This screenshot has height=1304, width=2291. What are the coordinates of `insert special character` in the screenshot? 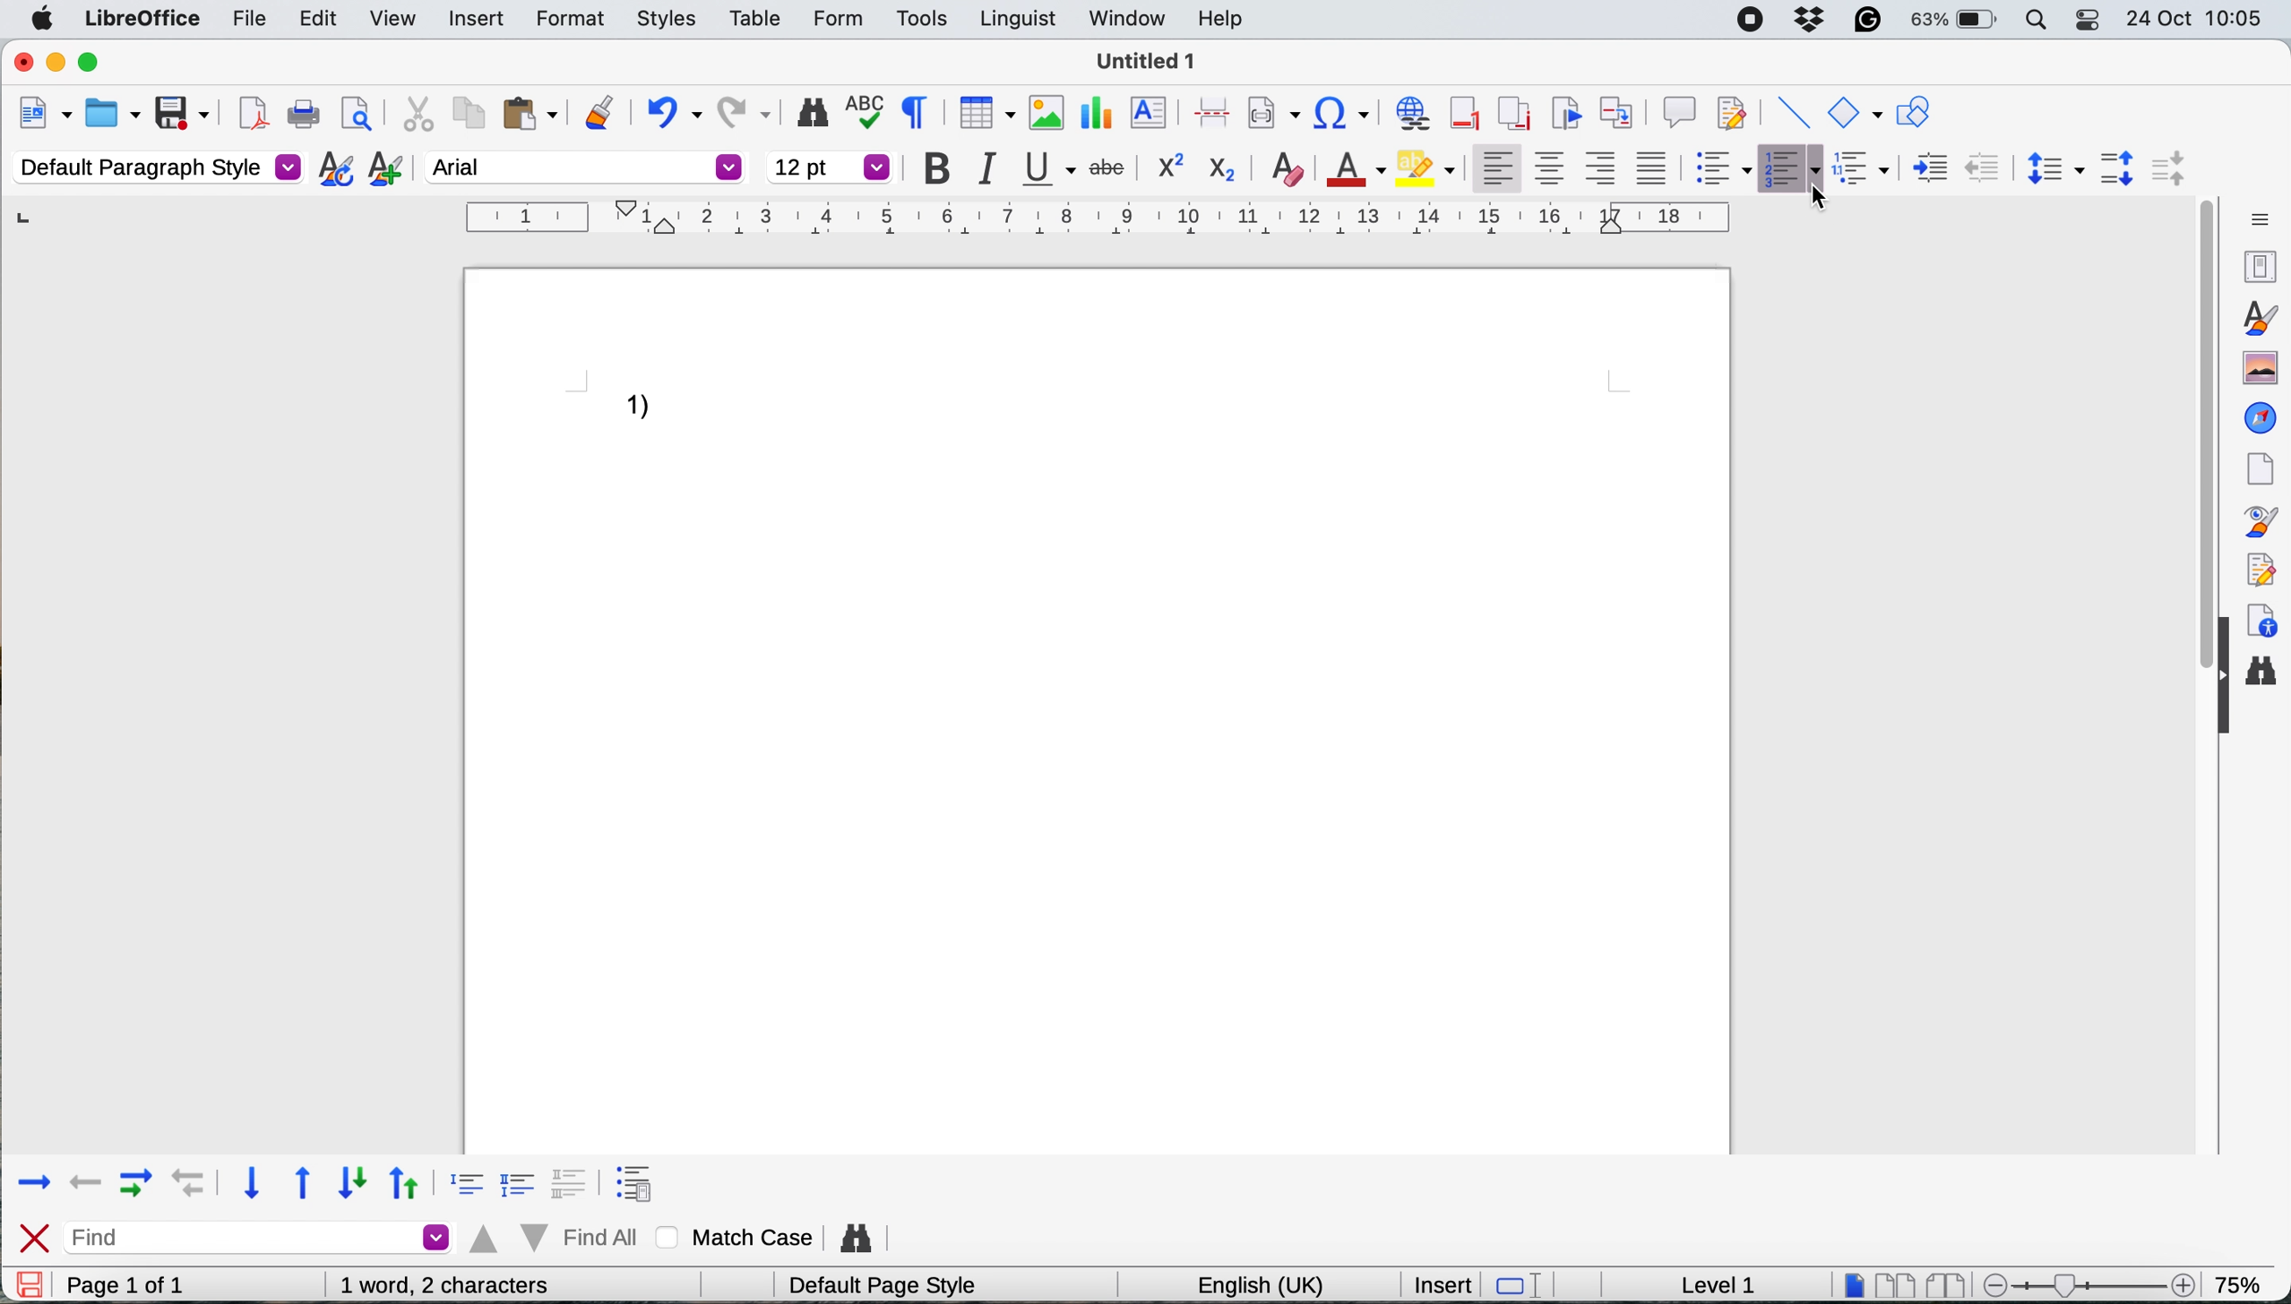 It's located at (1344, 114).